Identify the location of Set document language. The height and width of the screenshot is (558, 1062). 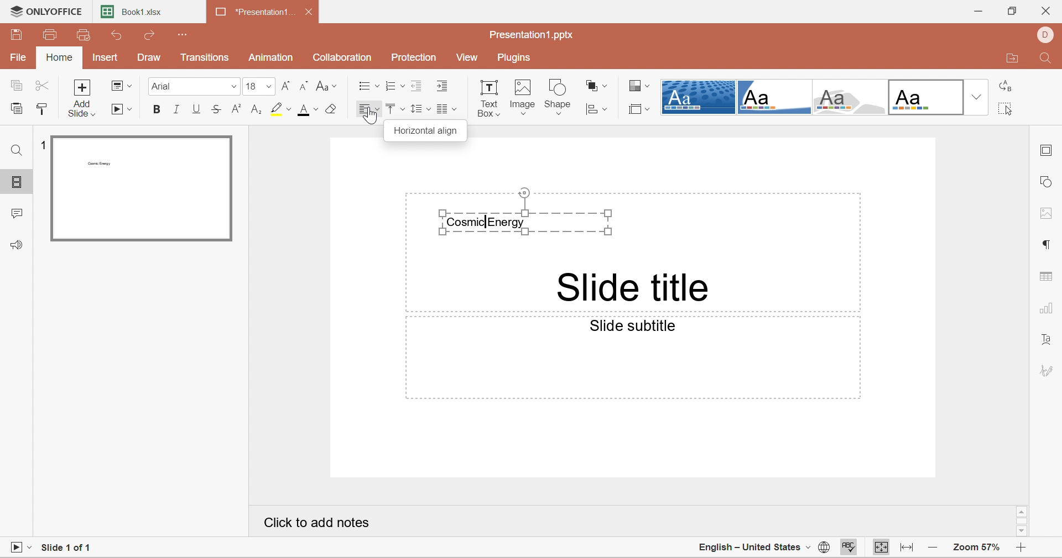
(821, 548).